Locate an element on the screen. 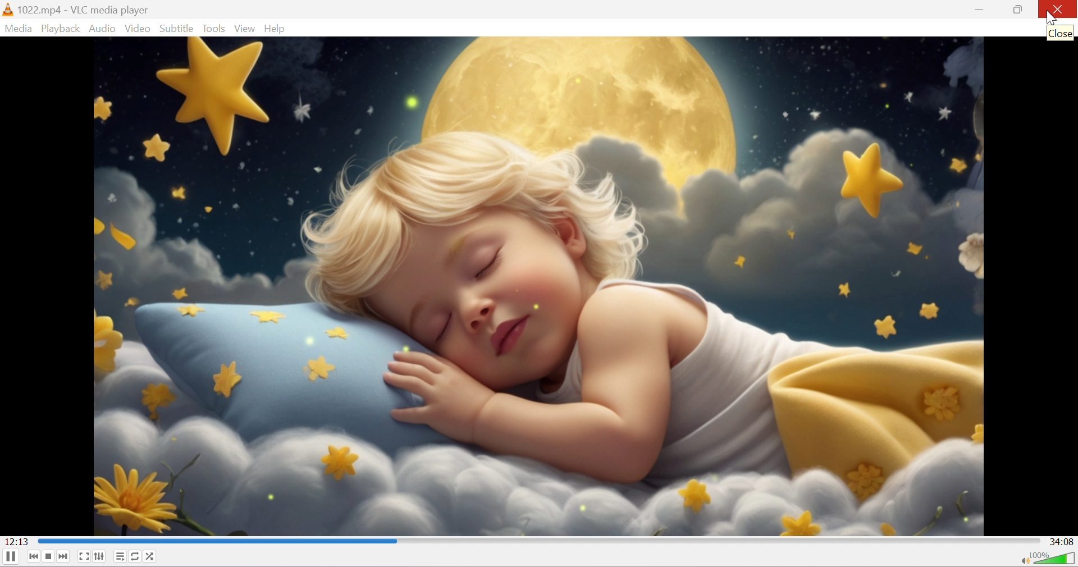 The width and height of the screenshot is (1078, 567). Next media in the playlist, skip forward when held is located at coordinates (64, 557).